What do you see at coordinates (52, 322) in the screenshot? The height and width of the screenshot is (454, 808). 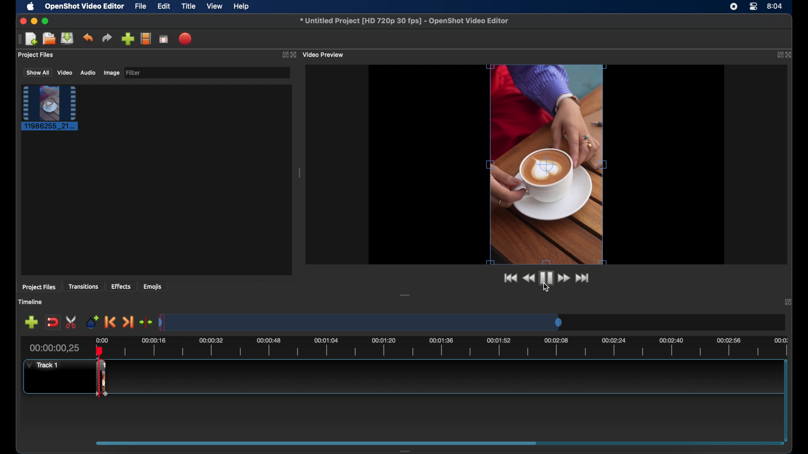 I see `disable  snapping` at bounding box center [52, 322].